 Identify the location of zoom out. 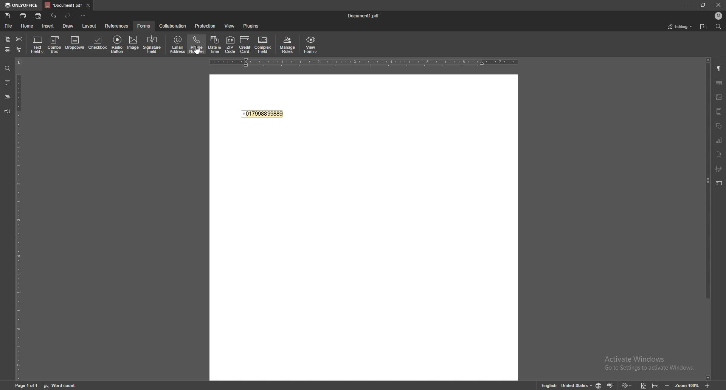
(667, 386).